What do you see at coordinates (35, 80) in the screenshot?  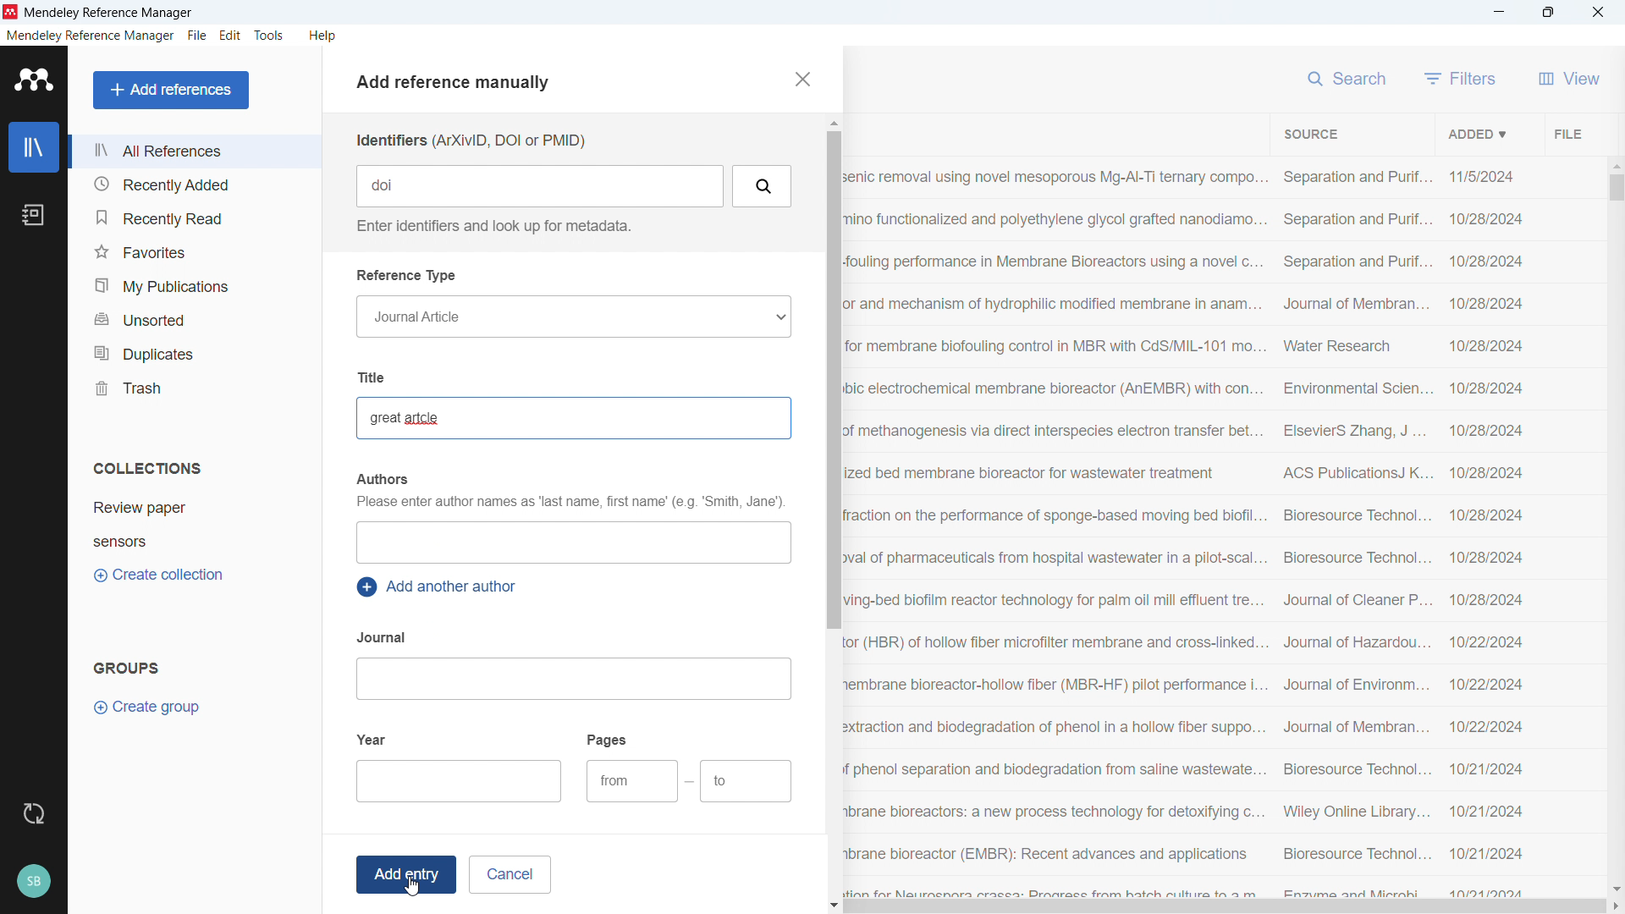 I see `Logo ` at bounding box center [35, 80].